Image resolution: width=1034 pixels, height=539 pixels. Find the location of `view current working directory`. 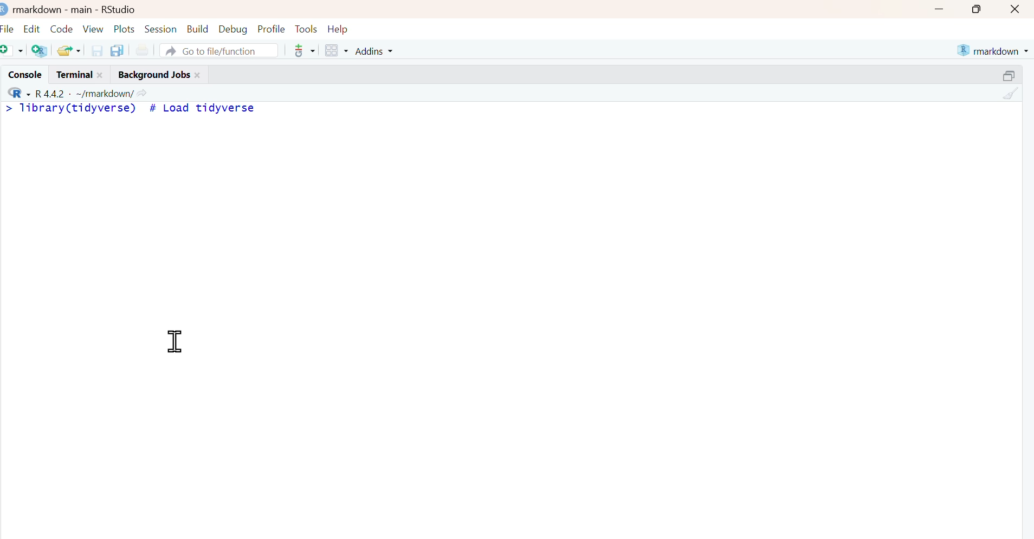

view current working directory is located at coordinates (143, 93).